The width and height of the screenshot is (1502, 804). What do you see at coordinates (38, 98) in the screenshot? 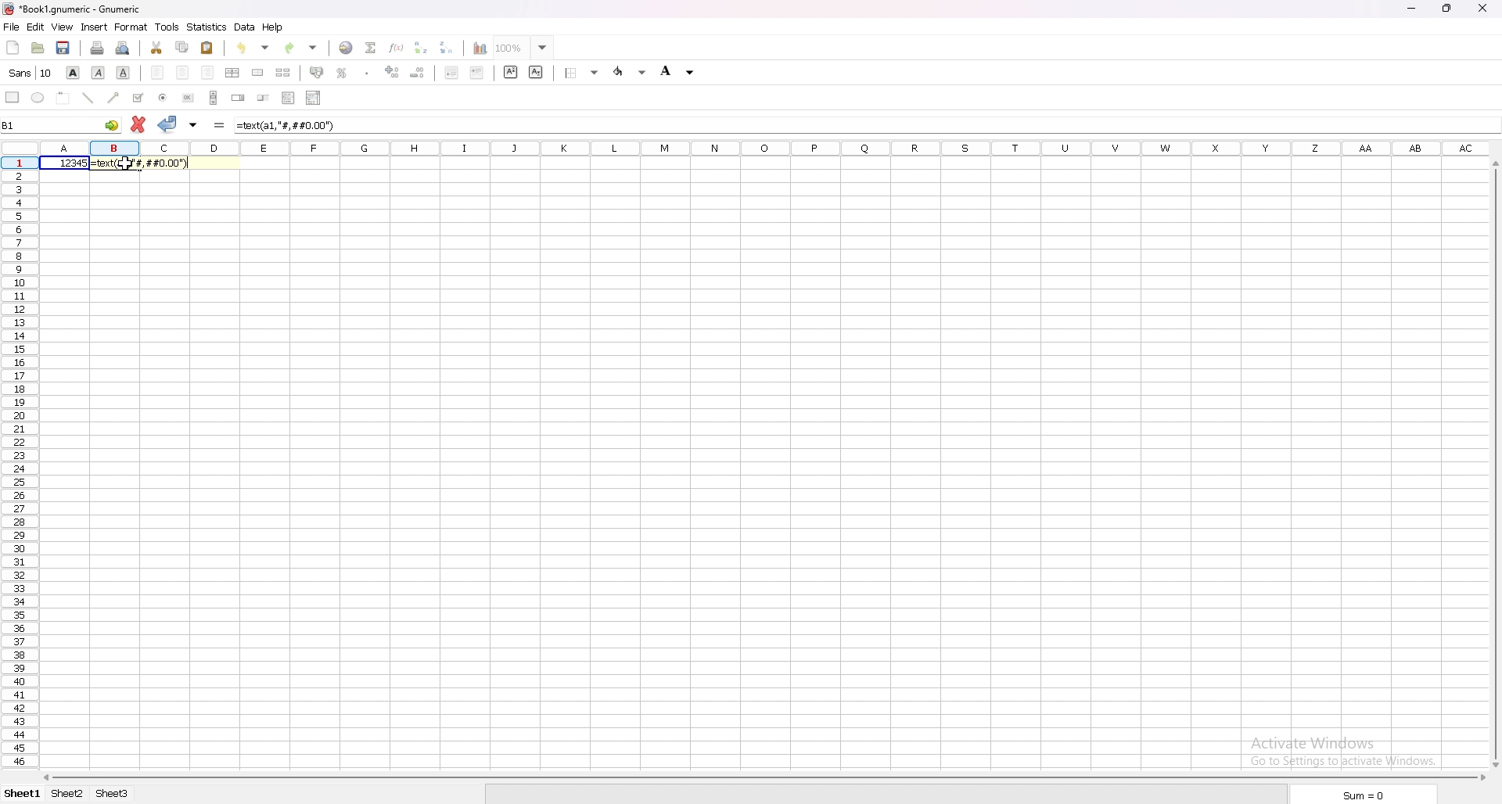
I see `ellipse` at bounding box center [38, 98].